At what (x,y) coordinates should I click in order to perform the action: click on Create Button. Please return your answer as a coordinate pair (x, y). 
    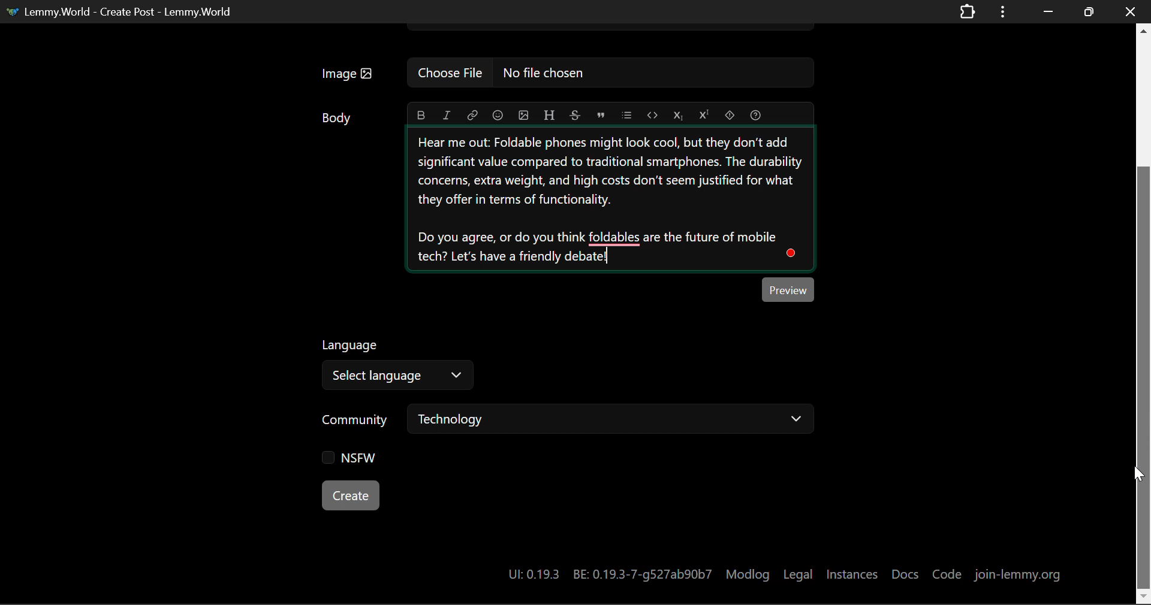
    Looking at the image, I should click on (349, 495).